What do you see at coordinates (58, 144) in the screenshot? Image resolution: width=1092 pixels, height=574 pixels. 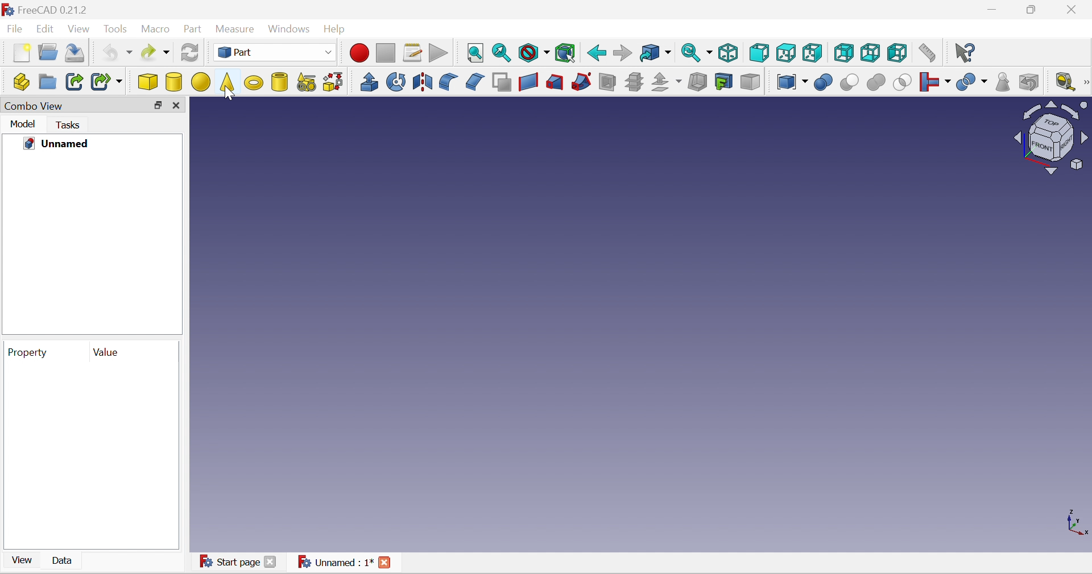 I see `Unnamed` at bounding box center [58, 144].